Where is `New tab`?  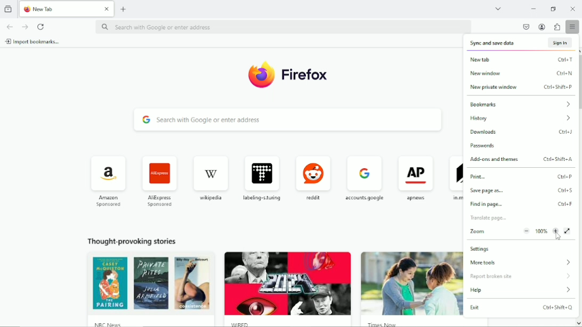
New tab is located at coordinates (124, 9).